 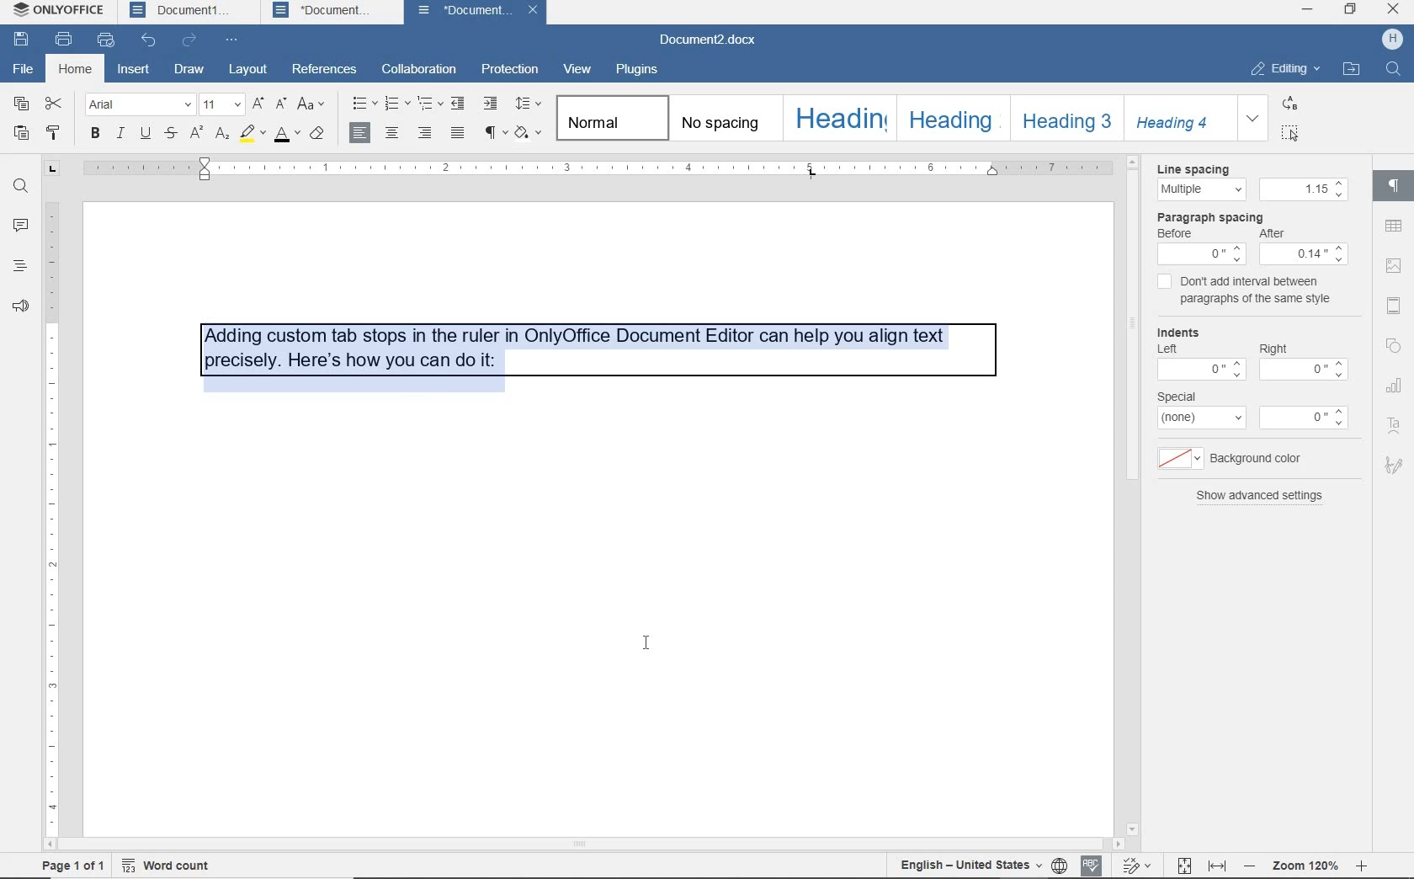 What do you see at coordinates (458, 105) in the screenshot?
I see `decrease indent` at bounding box center [458, 105].